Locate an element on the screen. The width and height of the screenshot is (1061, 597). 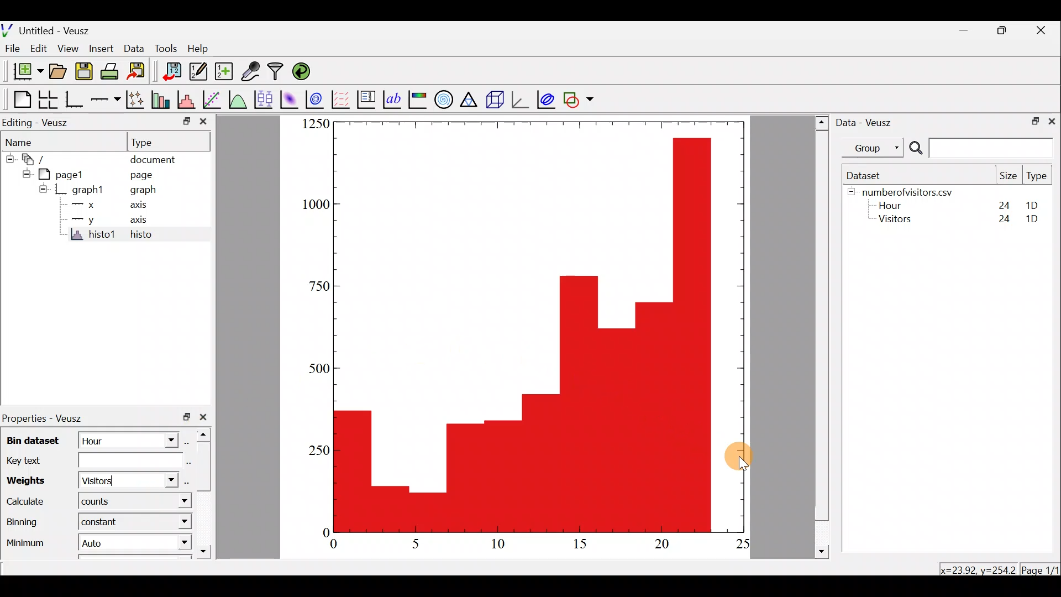
Minimum is located at coordinates (23, 546).